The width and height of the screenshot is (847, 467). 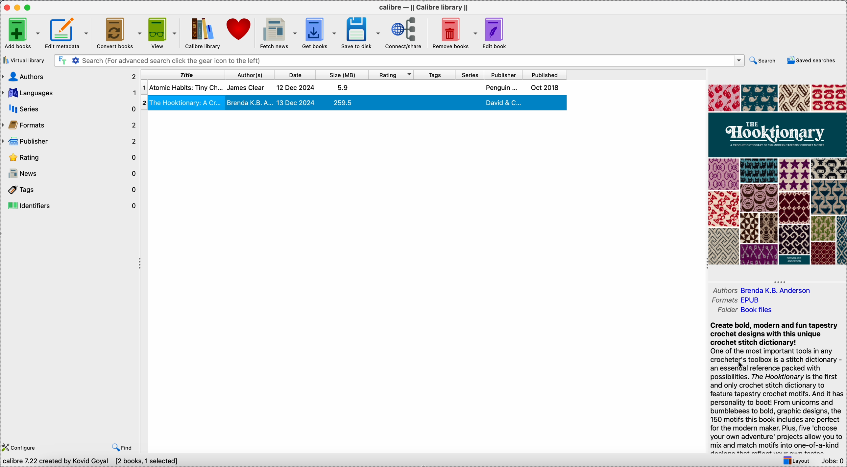 What do you see at coordinates (298, 75) in the screenshot?
I see `date` at bounding box center [298, 75].